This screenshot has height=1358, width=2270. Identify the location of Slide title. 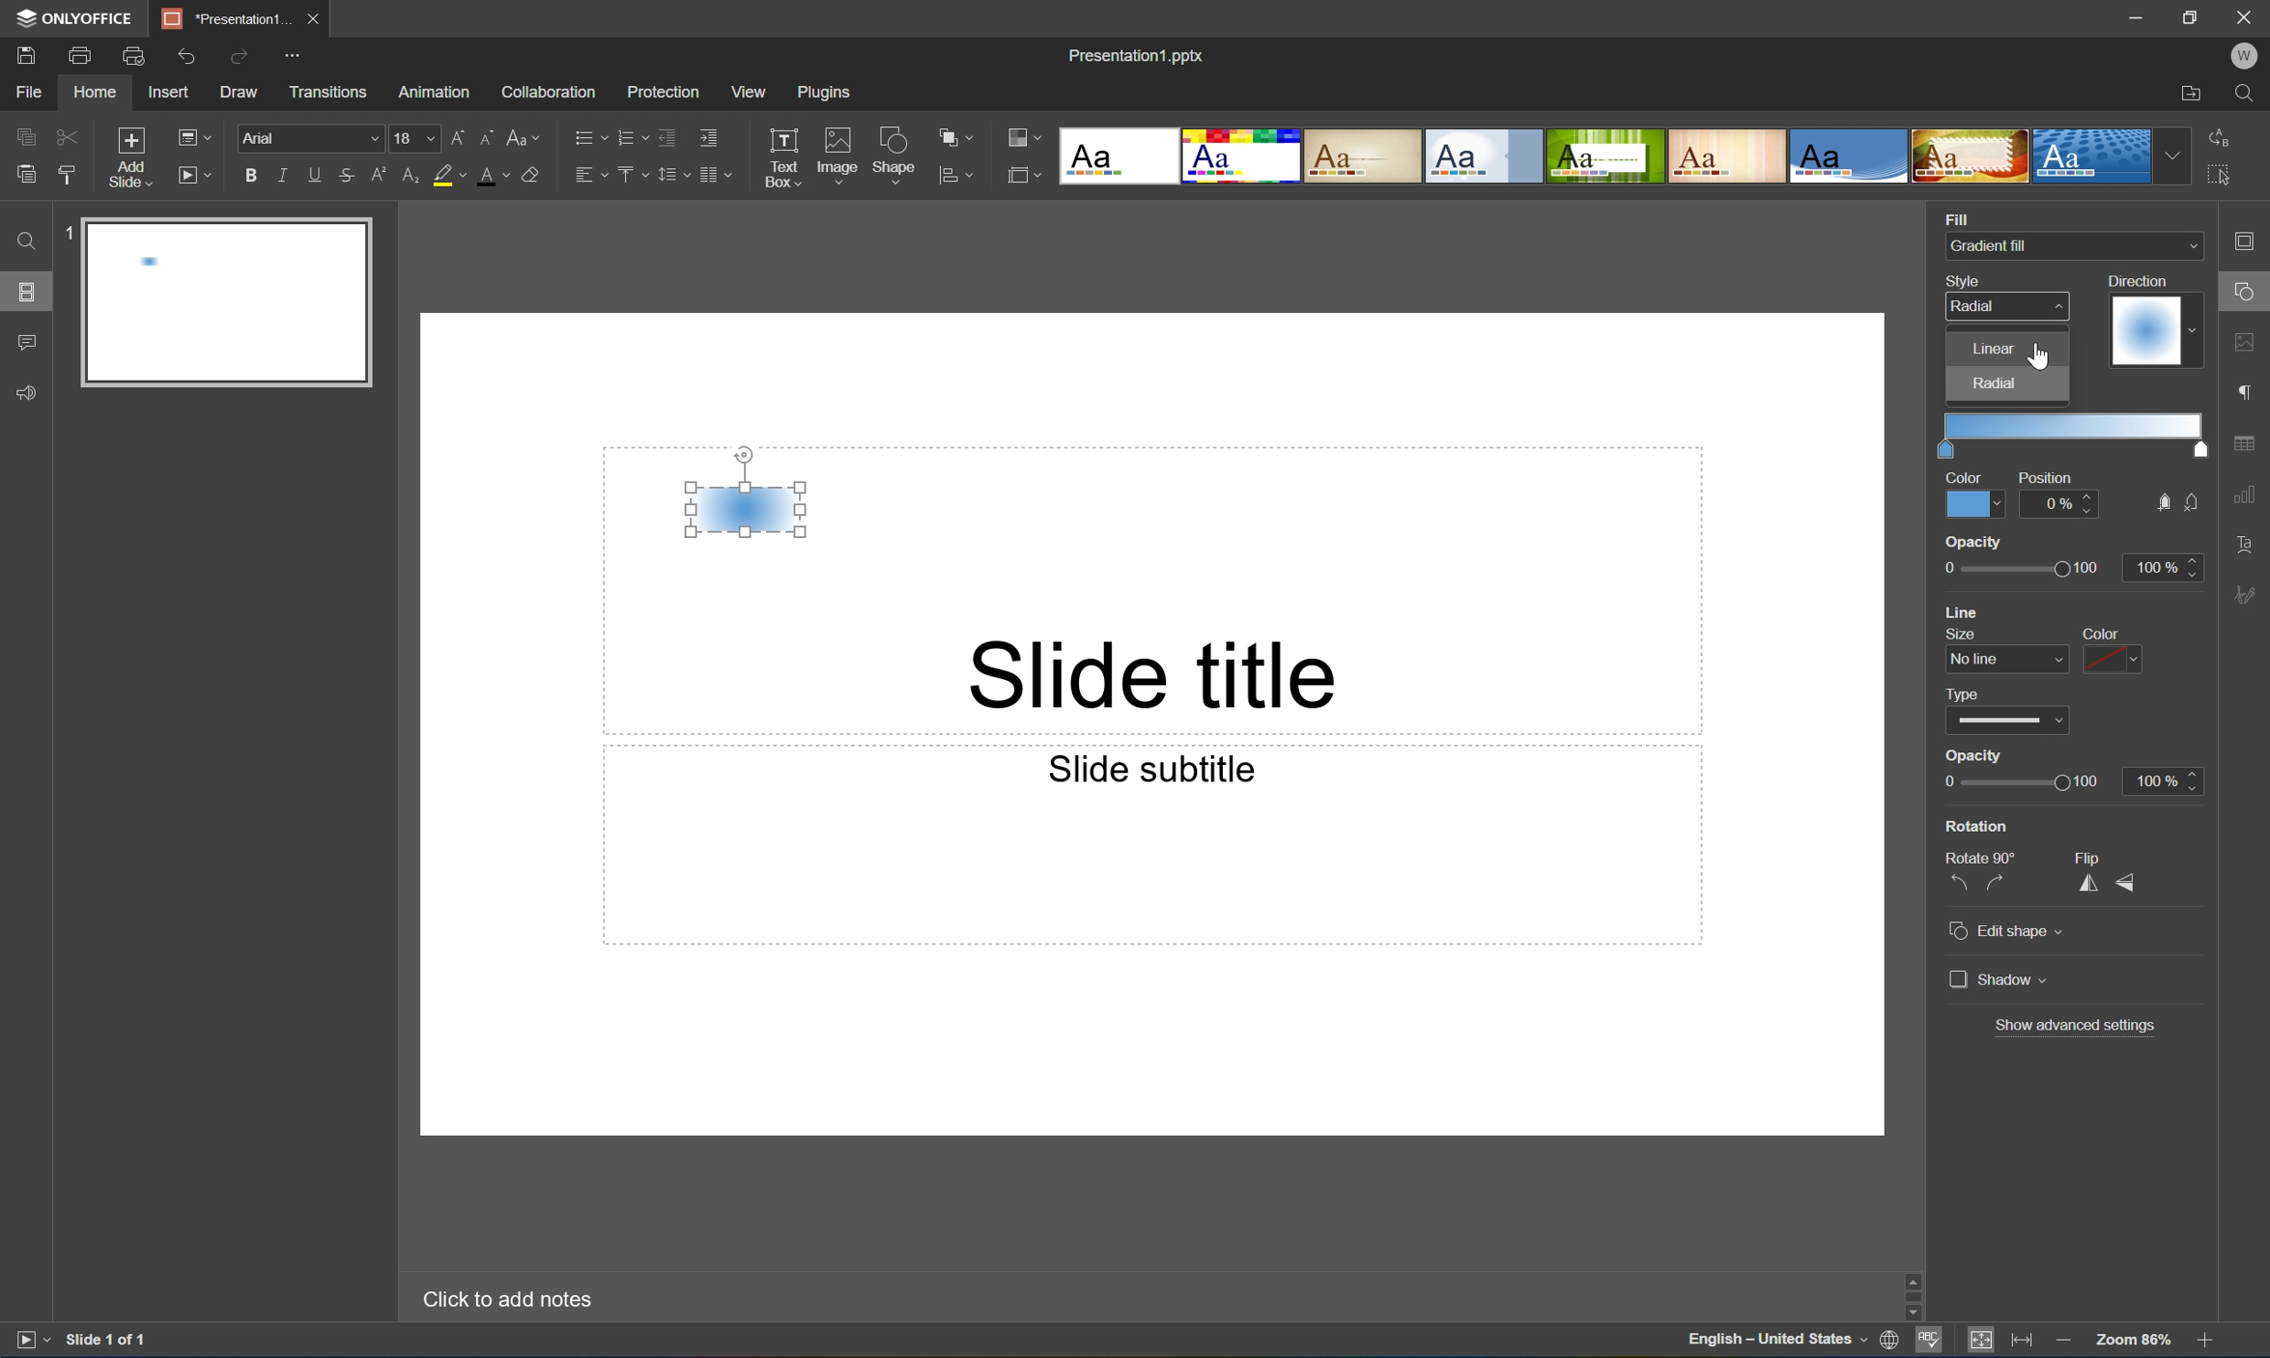
(1160, 673).